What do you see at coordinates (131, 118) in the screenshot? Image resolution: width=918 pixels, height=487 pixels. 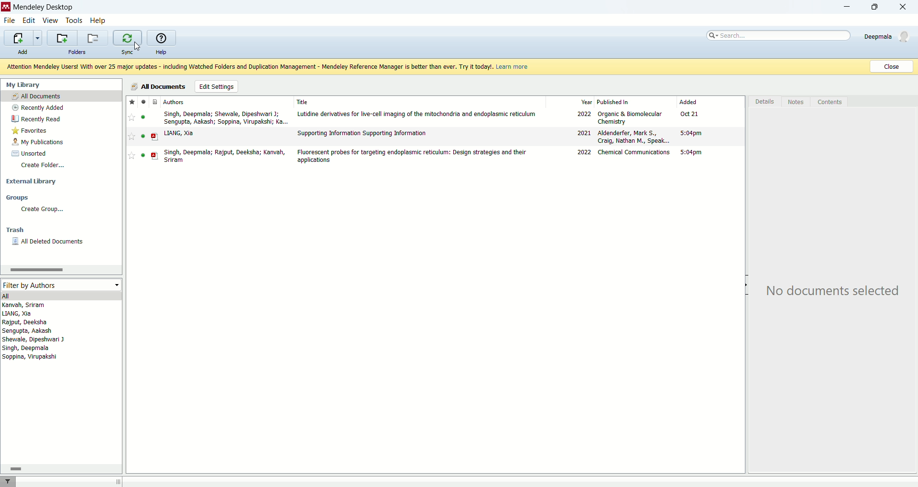 I see `Add to favorite` at bounding box center [131, 118].